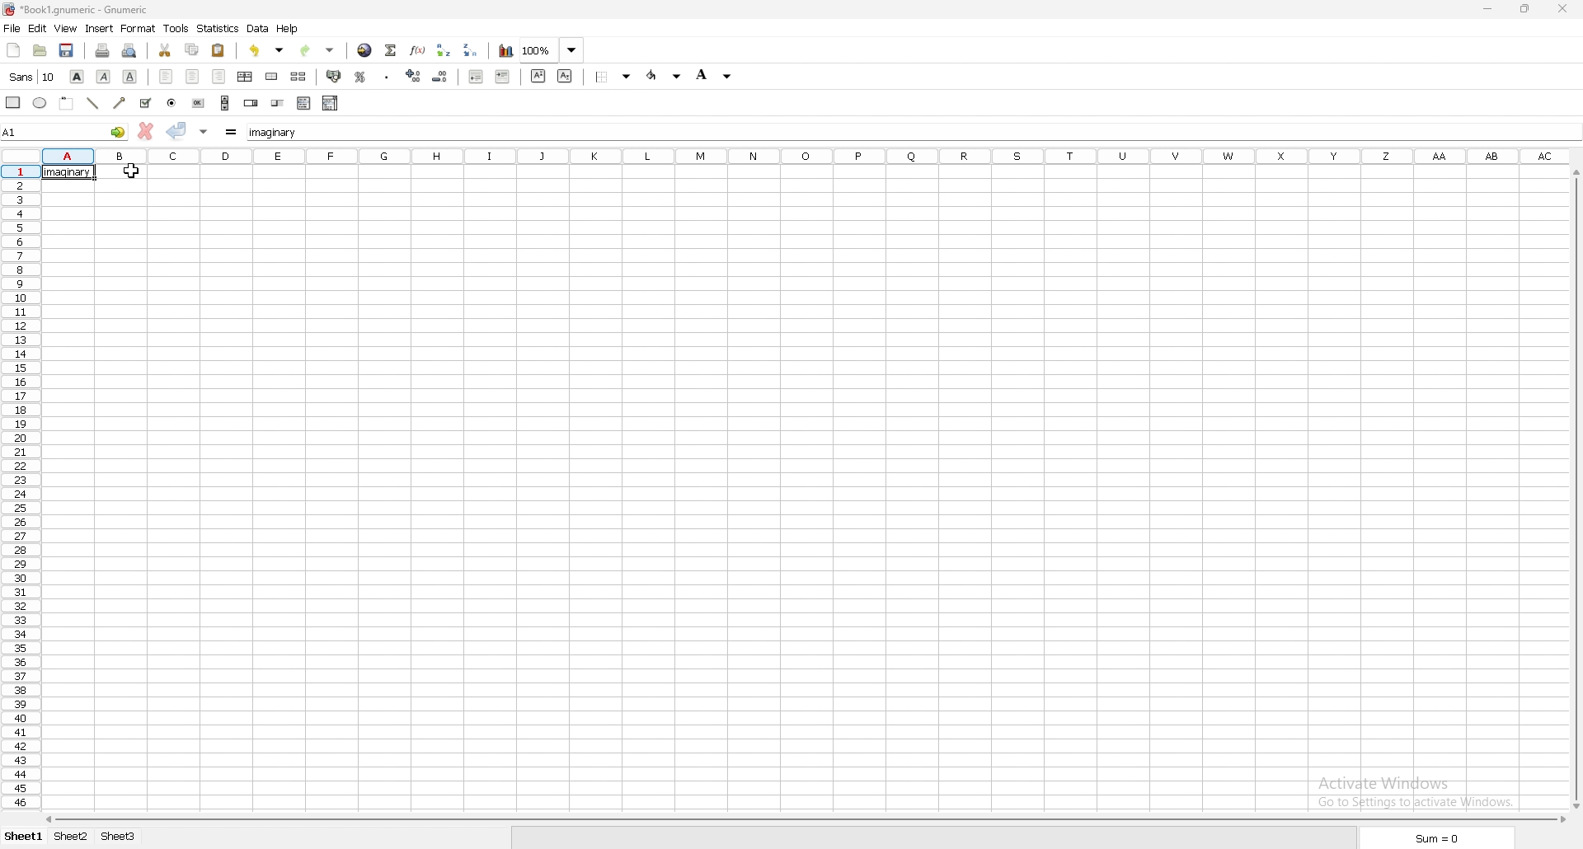 This screenshot has width=1583, height=849. What do you see at coordinates (246, 76) in the screenshot?
I see `centre horizontally` at bounding box center [246, 76].